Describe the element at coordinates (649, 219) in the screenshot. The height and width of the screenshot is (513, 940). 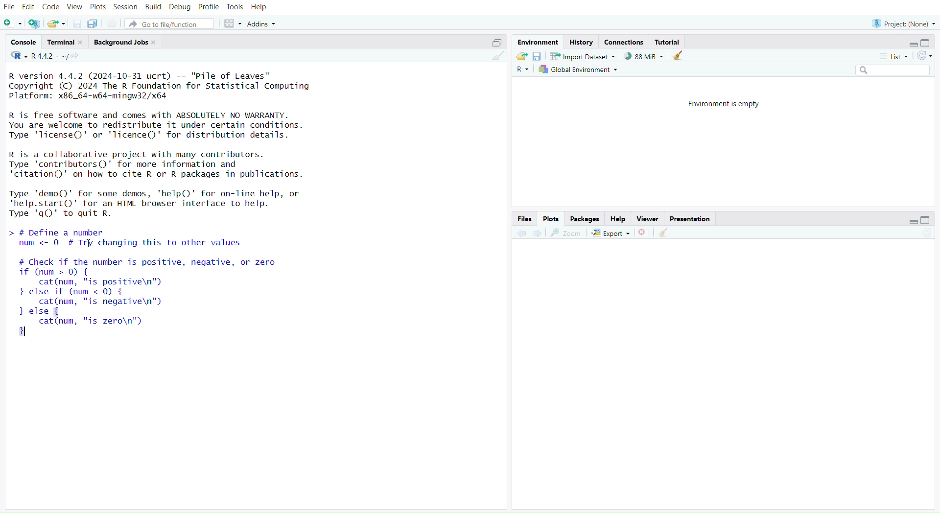
I see `viewer` at that location.